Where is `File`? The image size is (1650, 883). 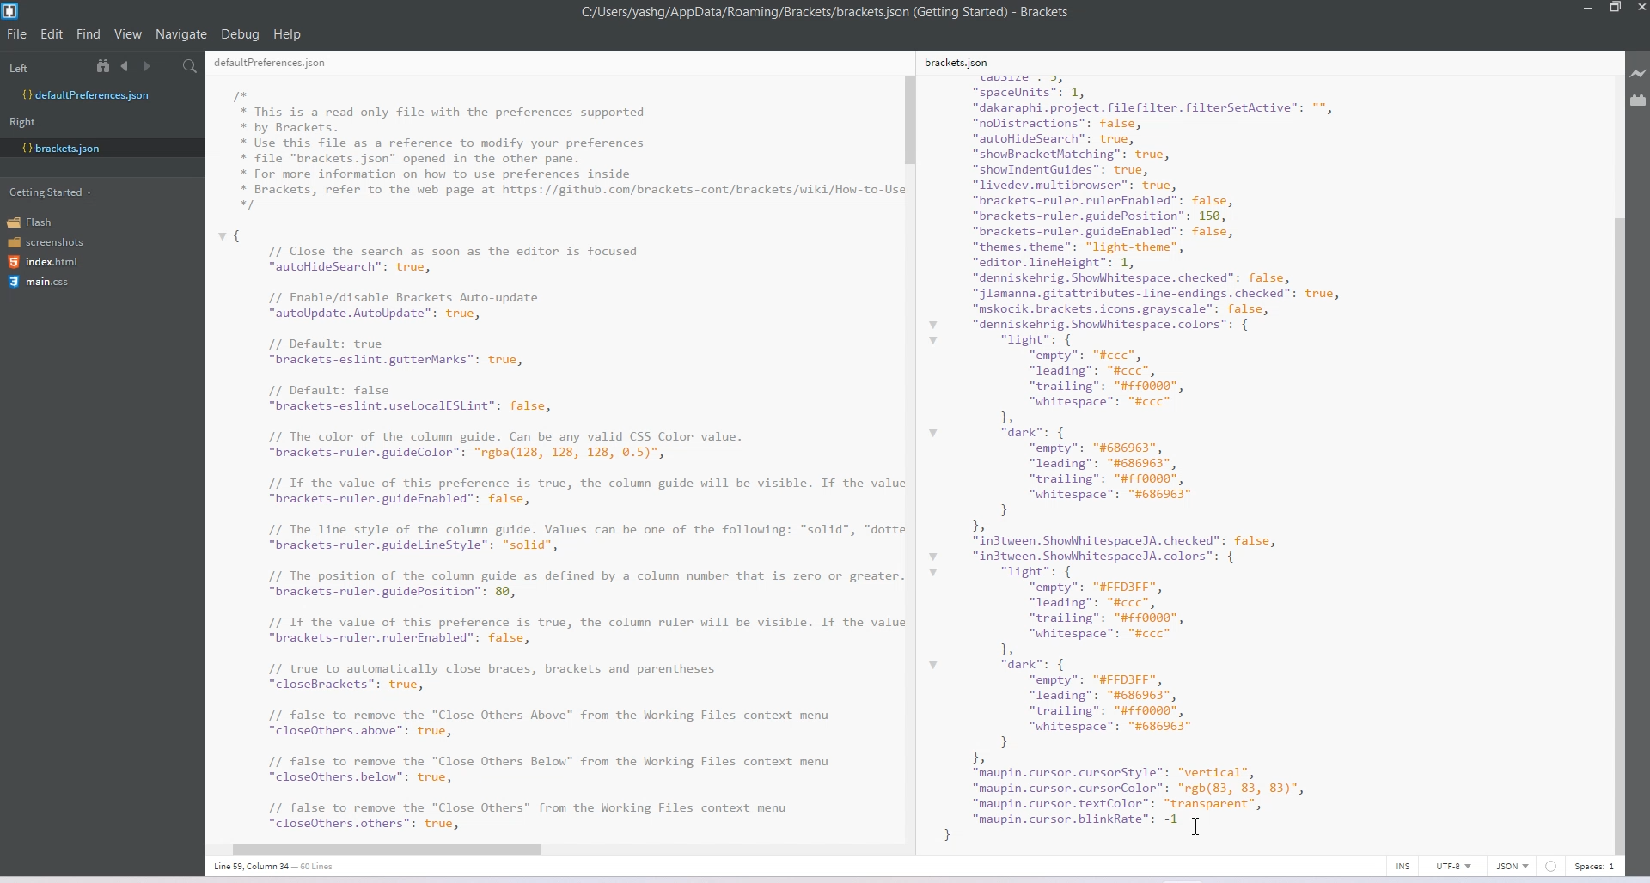
File is located at coordinates (17, 33).